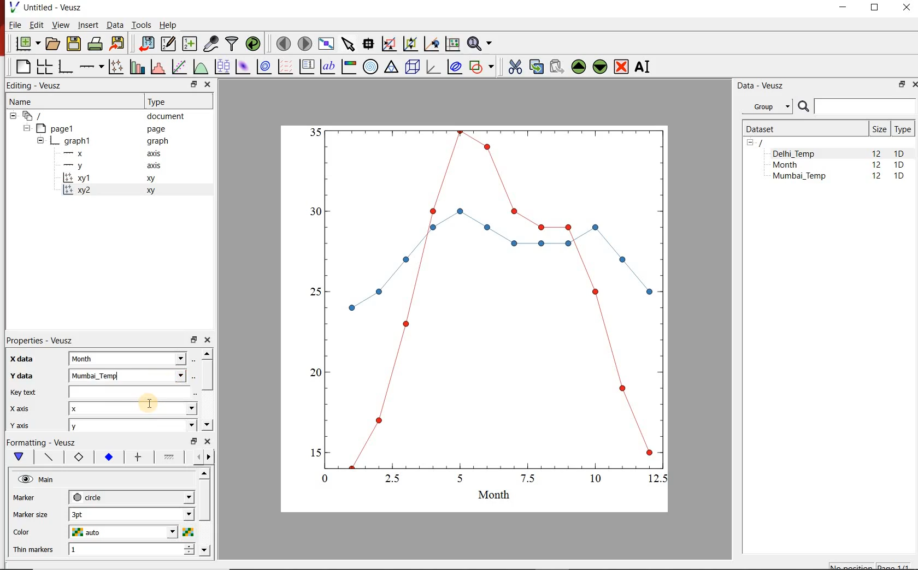 The height and width of the screenshot is (570, 918). I want to click on Grid lines, so click(204, 458).